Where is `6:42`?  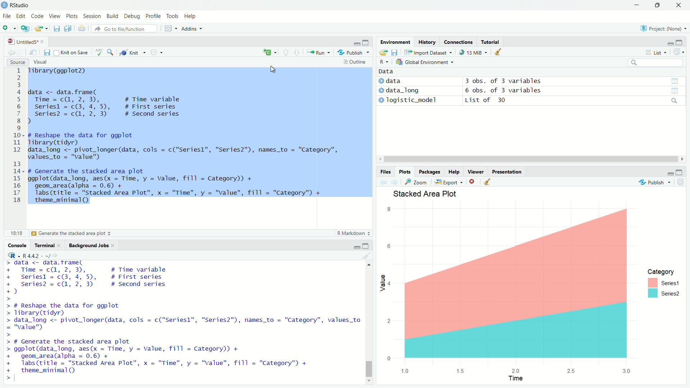 6:42 is located at coordinates (16, 233).